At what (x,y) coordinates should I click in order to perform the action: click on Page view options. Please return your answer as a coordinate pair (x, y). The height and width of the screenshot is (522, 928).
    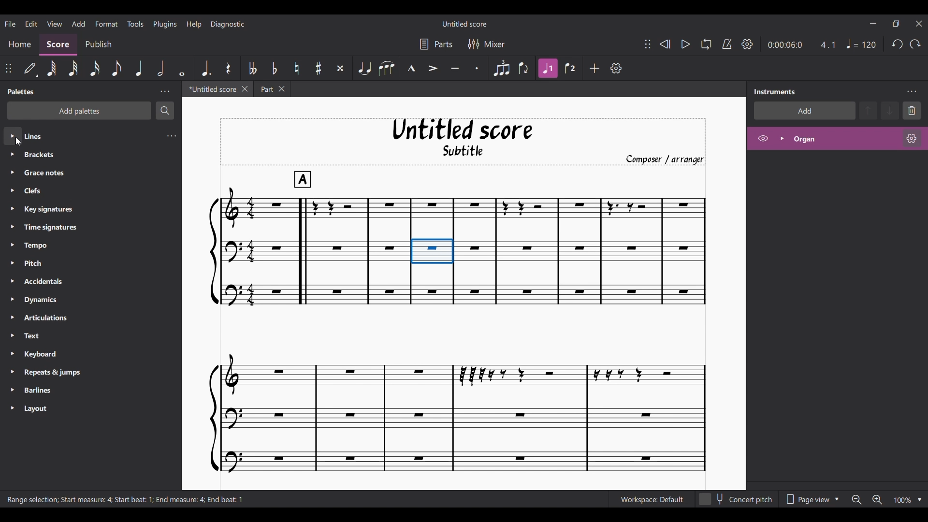
    Looking at the image, I should click on (811, 499).